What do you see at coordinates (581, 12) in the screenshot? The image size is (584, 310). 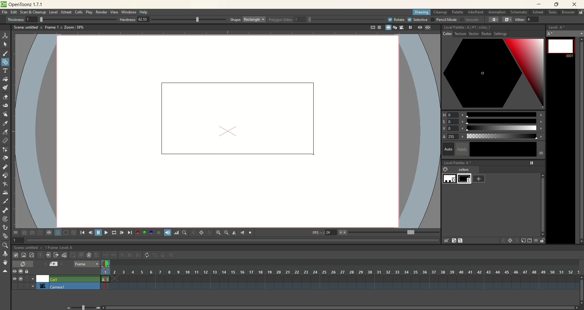 I see `unlock` at bounding box center [581, 12].